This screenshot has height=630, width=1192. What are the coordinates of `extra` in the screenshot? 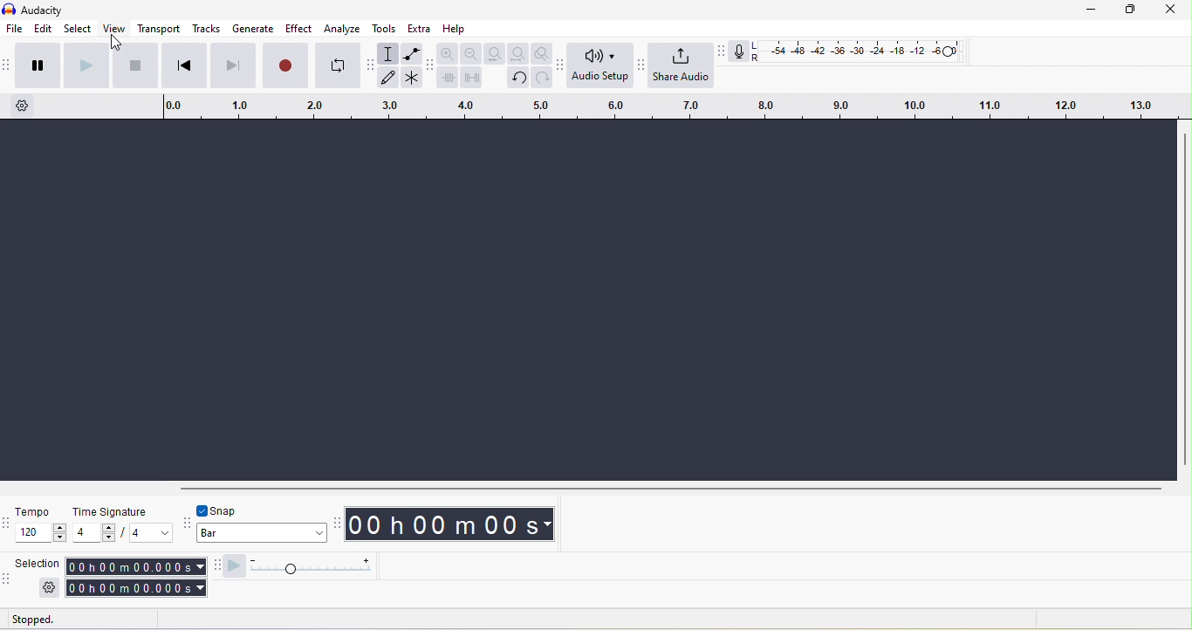 It's located at (419, 28).